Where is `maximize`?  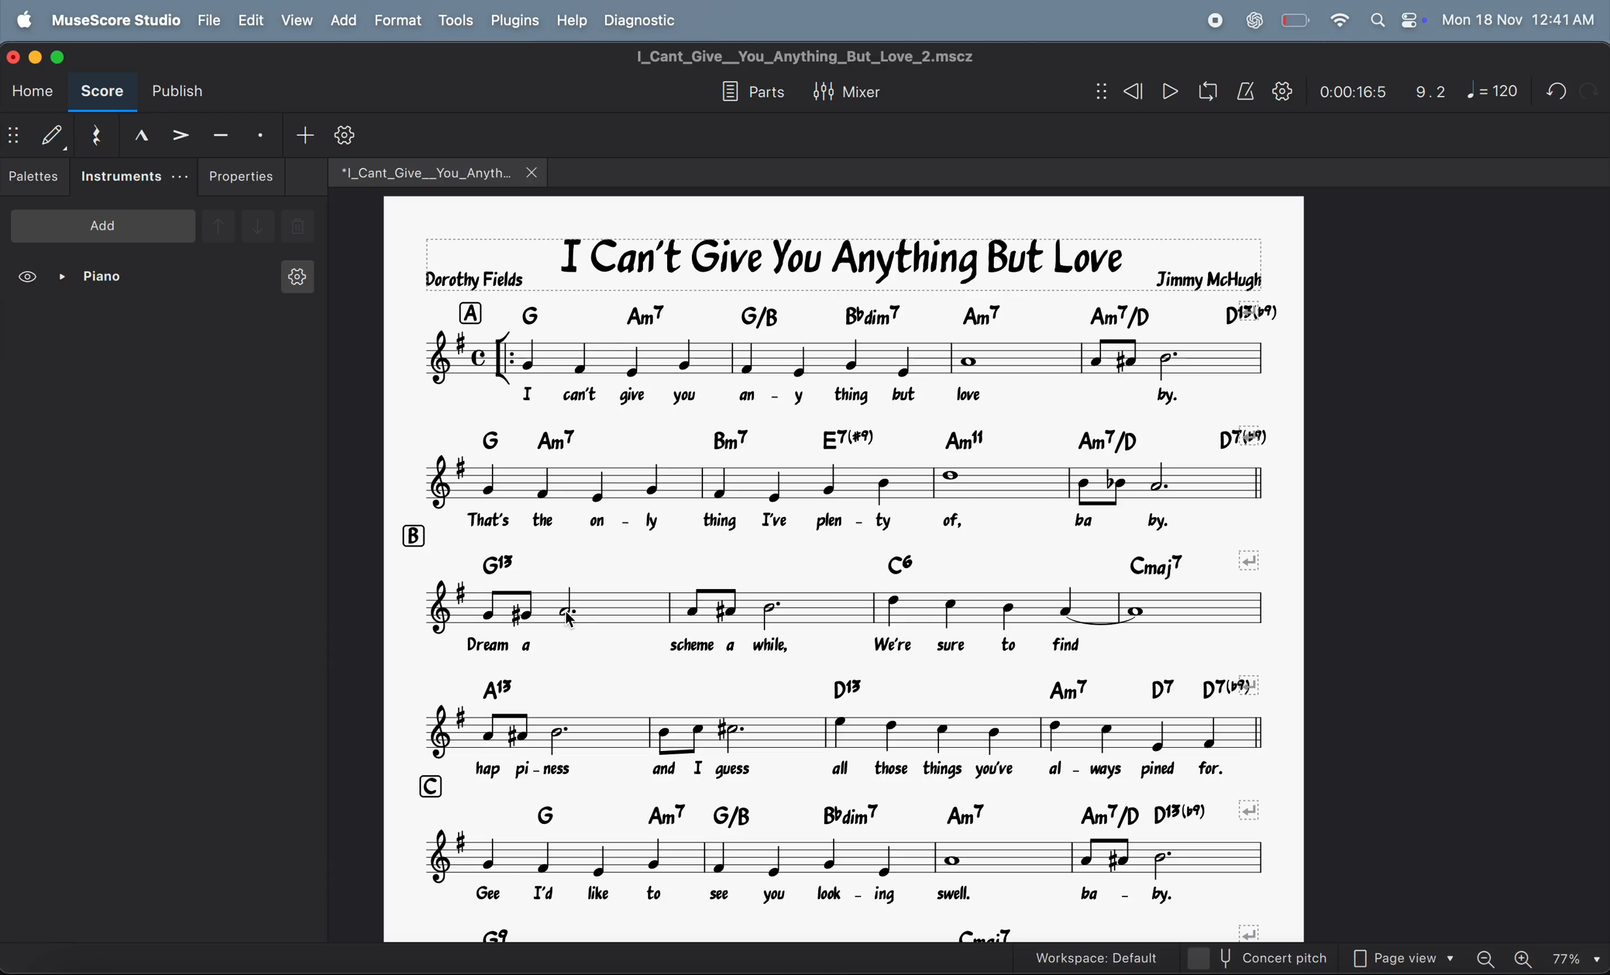
maximize is located at coordinates (64, 57).